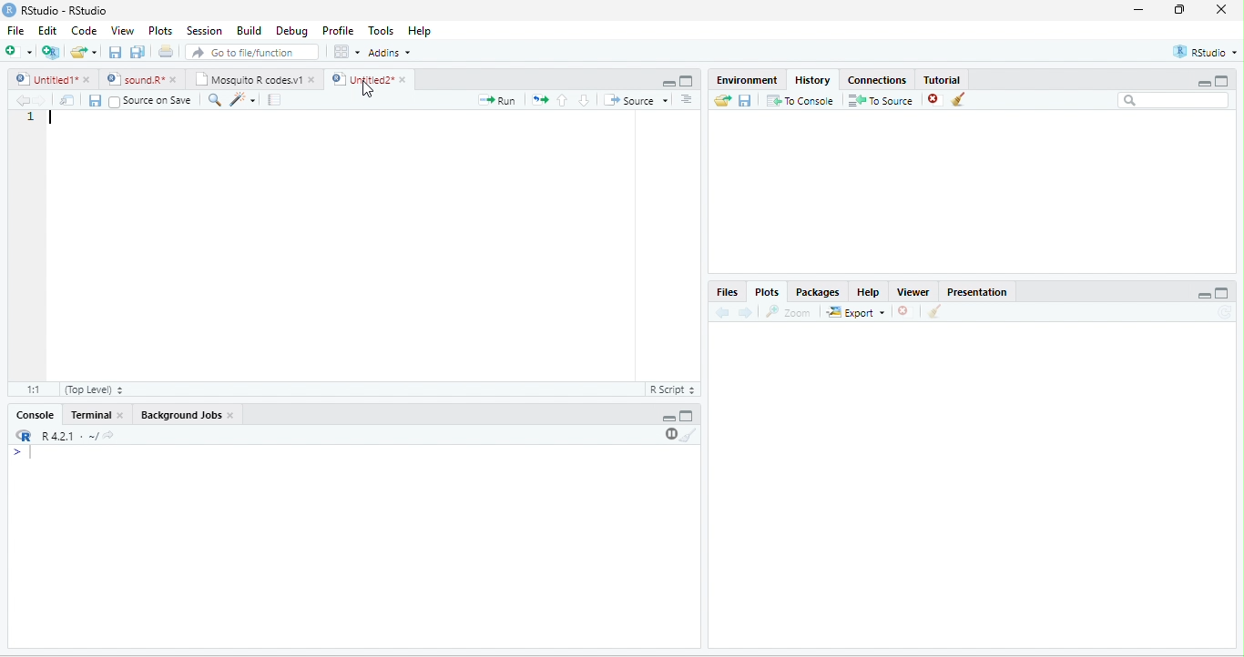 This screenshot has width=1244, height=657. I want to click on forward, so click(745, 313).